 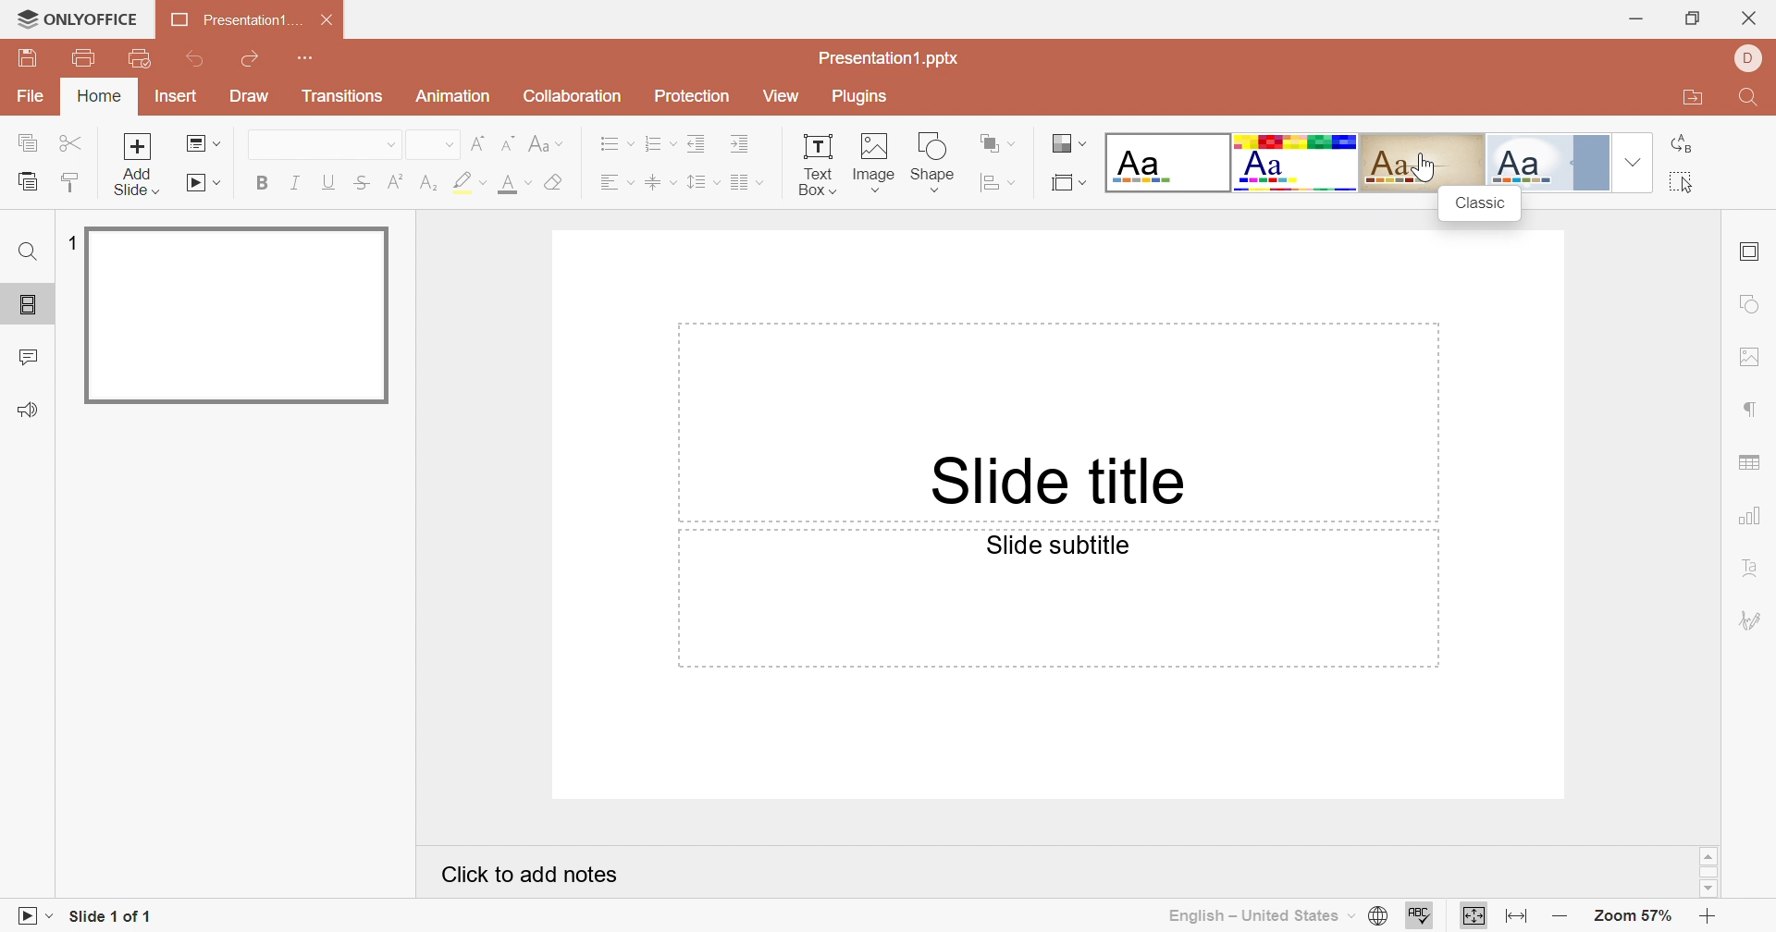 What do you see at coordinates (1060, 141) in the screenshot?
I see `Change color theme` at bounding box center [1060, 141].